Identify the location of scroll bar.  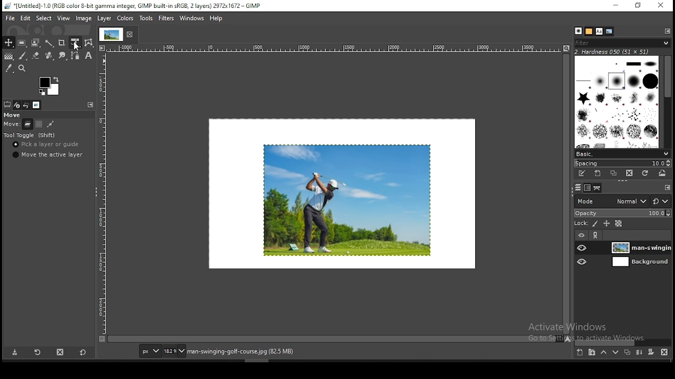
(624, 341).